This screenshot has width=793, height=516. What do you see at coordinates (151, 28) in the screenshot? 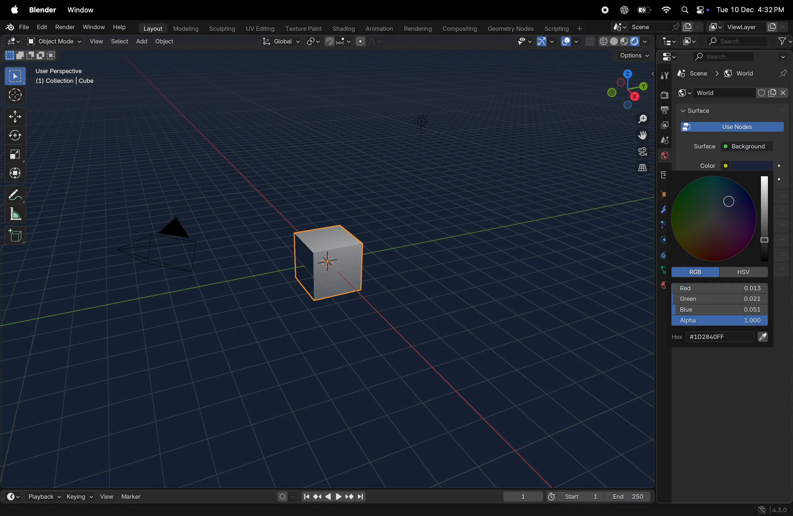
I see `Layout` at bounding box center [151, 28].